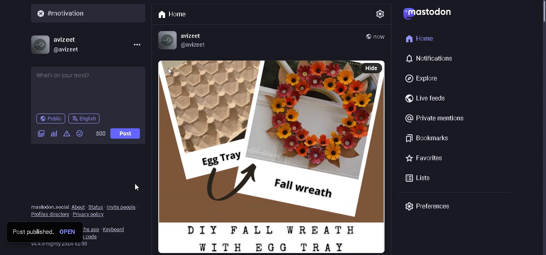 The width and height of the screenshot is (546, 255). What do you see at coordinates (78, 207) in the screenshot?
I see `about` at bounding box center [78, 207].